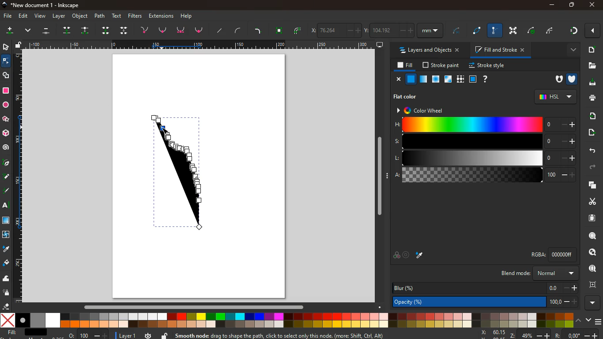 This screenshot has width=603, height=339. What do you see at coordinates (591, 236) in the screenshot?
I see `search` at bounding box center [591, 236].